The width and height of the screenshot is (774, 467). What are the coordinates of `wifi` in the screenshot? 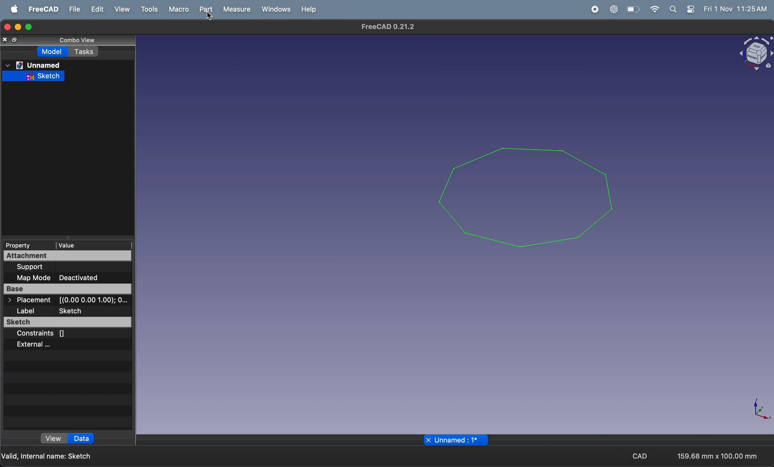 It's located at (653, 9).